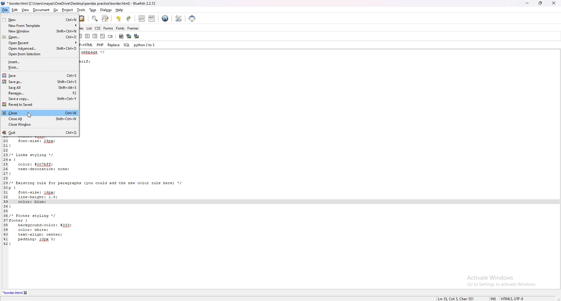 The image size is (561, 301). Describe the element at coordinates (15, 10) in the screenshot. I see `edit` at that location.